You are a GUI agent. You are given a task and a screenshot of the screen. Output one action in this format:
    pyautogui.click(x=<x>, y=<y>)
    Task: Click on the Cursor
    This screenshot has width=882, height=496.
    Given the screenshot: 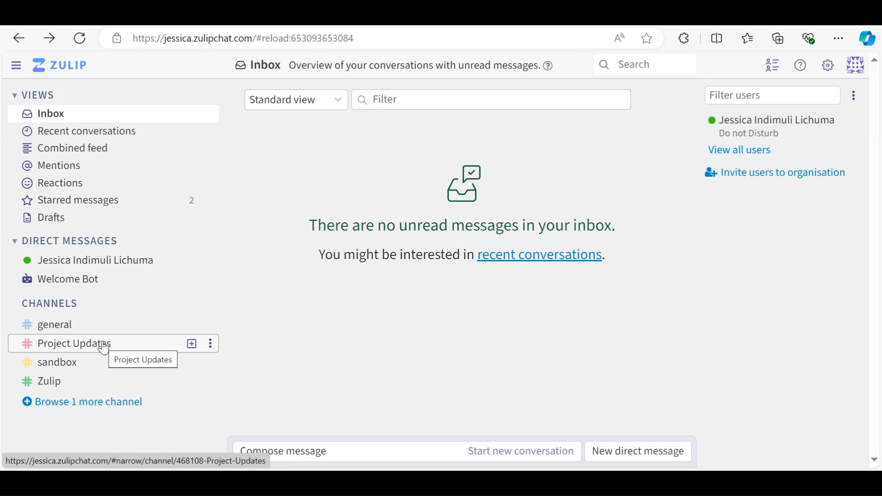 What is the action you would take?
    pyautogui.click(x=102, y=348)
    